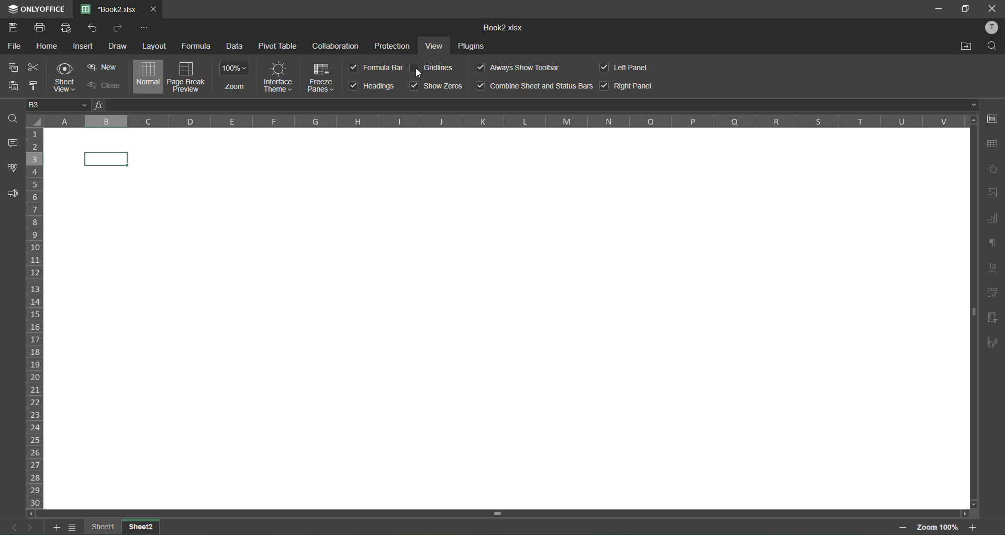 Image resolution: width=1005 pixels, height=535 pixels. What do you see at coordinates (936, 8) in the screenshot?
I see `minimize` at bounding box center [936, 8].